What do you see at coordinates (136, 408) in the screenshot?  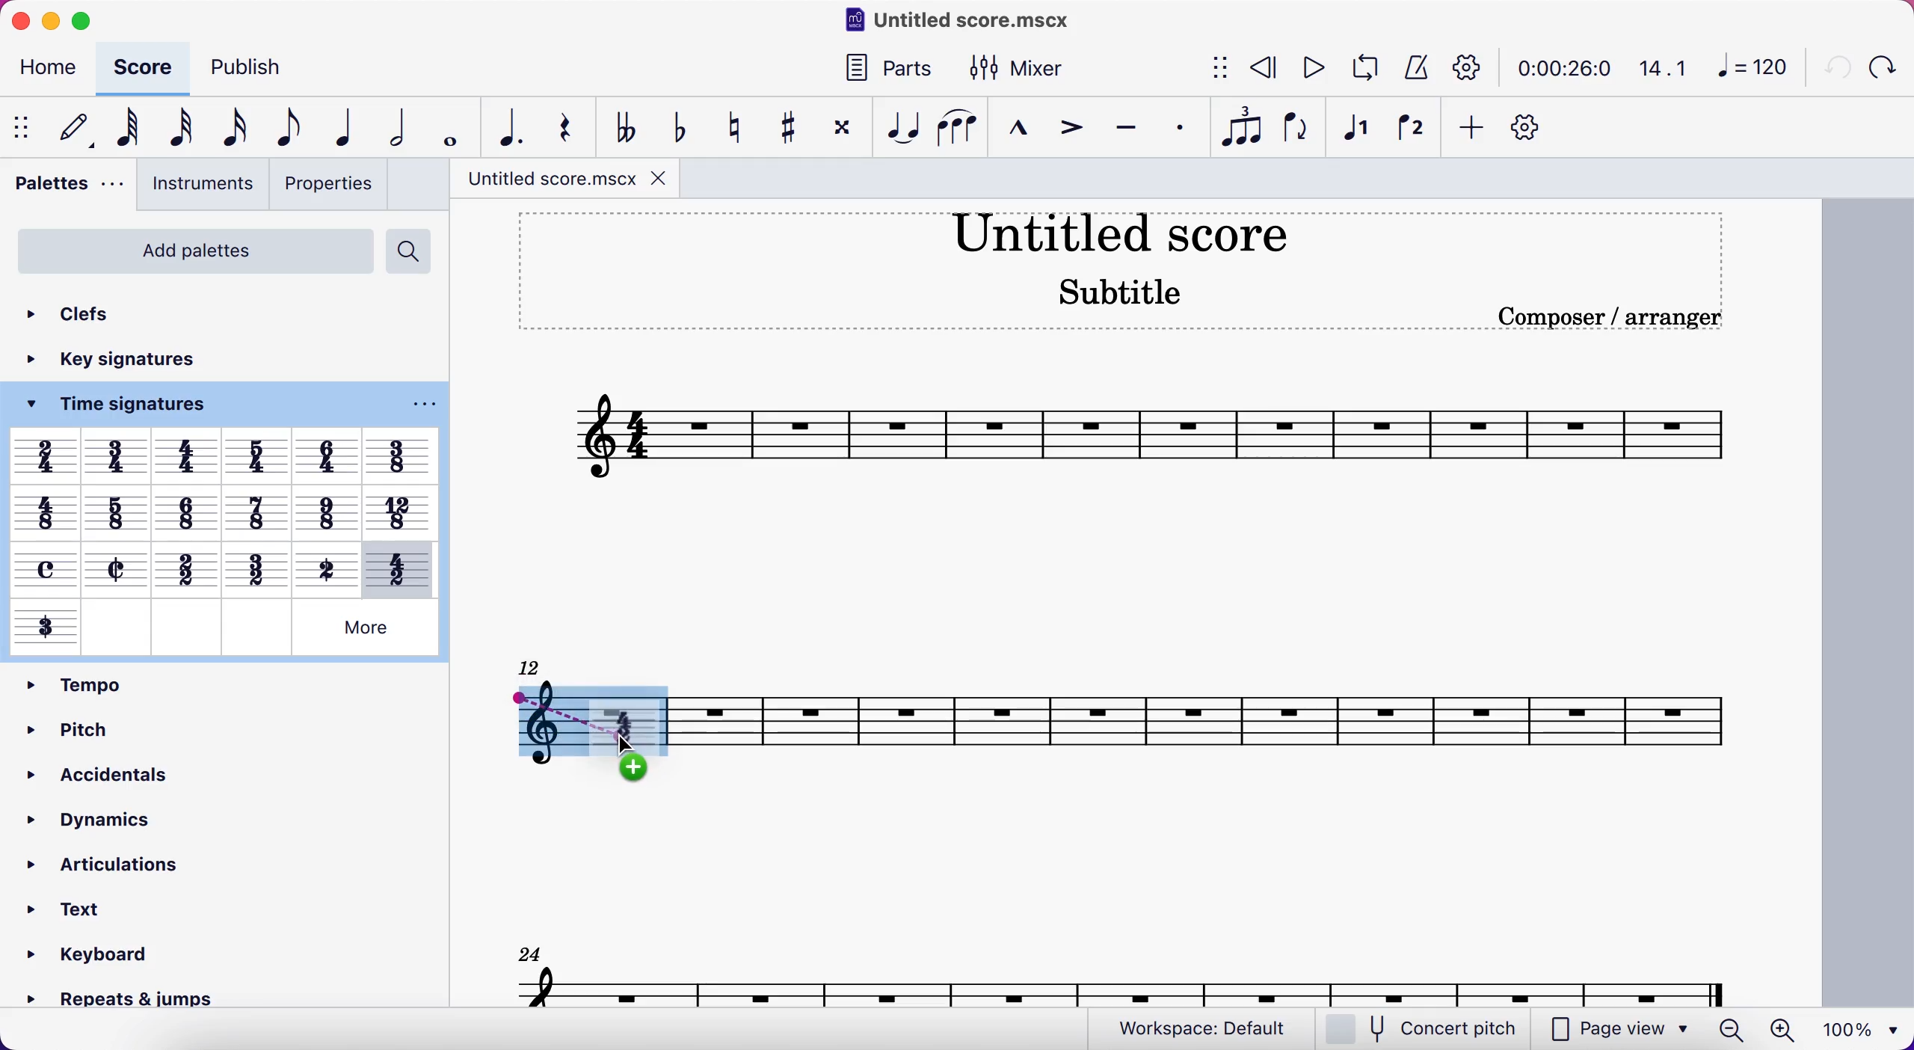 I see `time signatures` at bounding box center [136, 408].